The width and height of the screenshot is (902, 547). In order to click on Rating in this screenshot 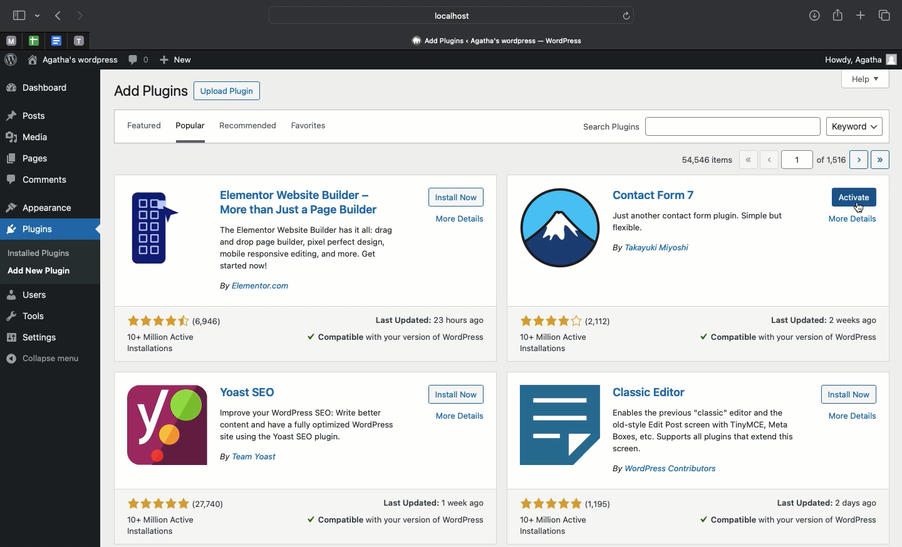, I will do `click(174, 519)`.